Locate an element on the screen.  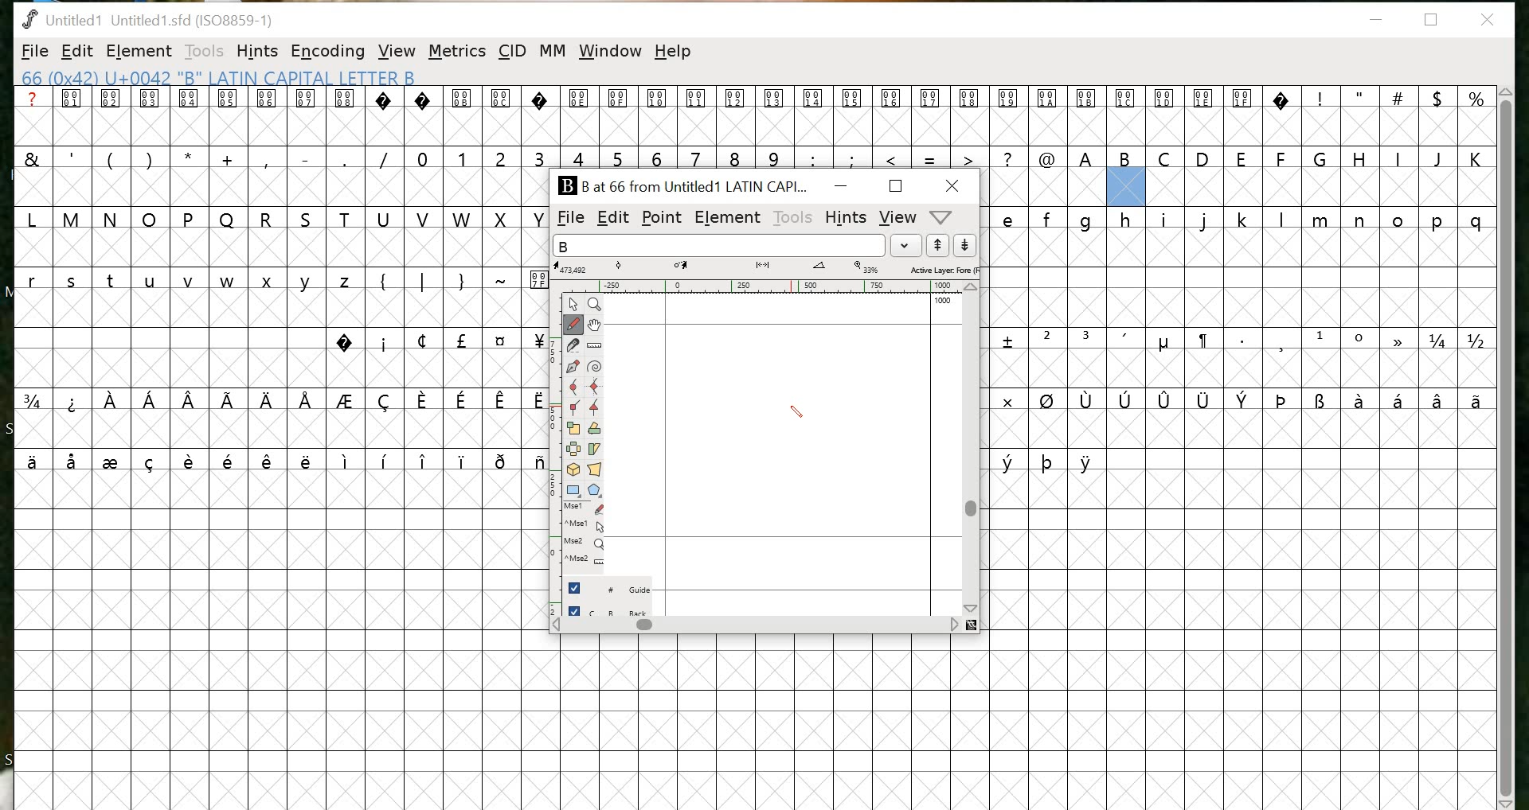
Mouse left button is located at coordinates (587, 509).